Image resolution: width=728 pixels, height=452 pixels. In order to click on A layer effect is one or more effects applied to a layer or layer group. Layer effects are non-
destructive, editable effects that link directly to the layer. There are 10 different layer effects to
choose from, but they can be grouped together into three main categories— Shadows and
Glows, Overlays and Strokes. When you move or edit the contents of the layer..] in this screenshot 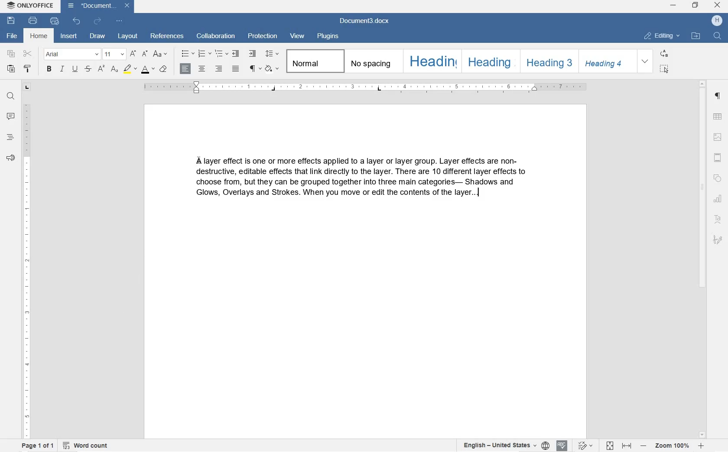, I will do `click(353, 181)`.